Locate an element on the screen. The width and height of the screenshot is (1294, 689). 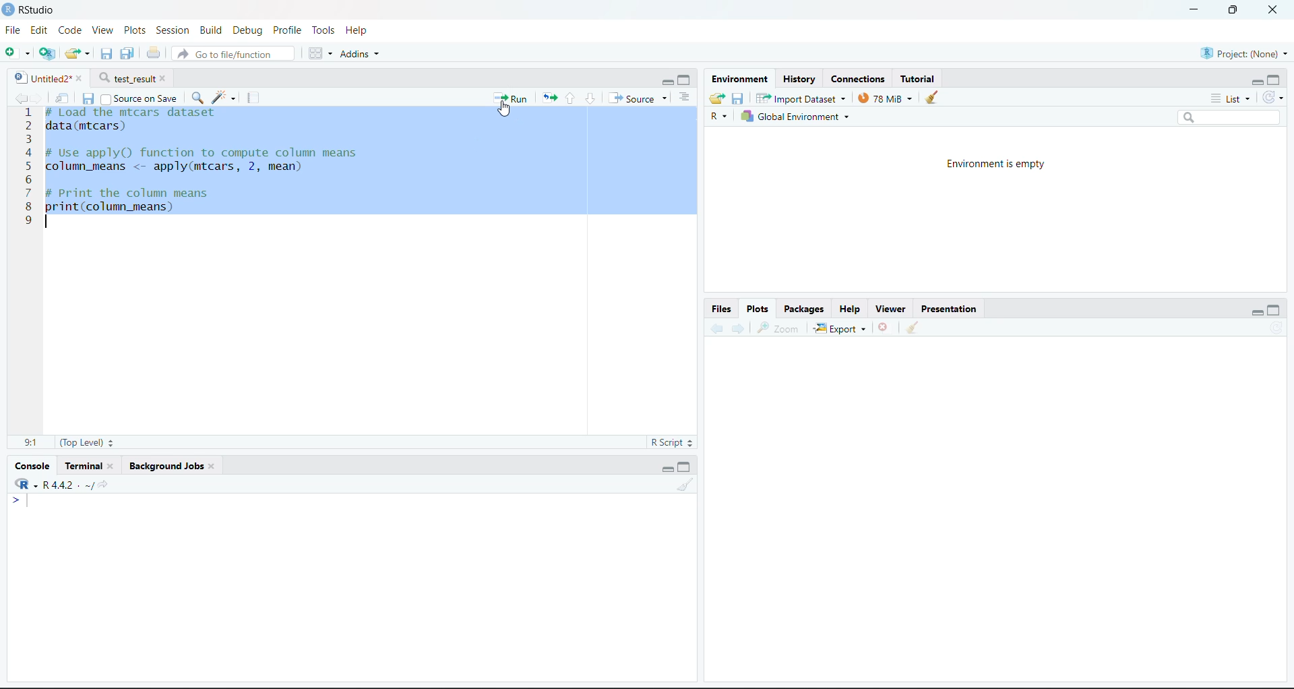
Minimize is located at coordinates (1254, 309).